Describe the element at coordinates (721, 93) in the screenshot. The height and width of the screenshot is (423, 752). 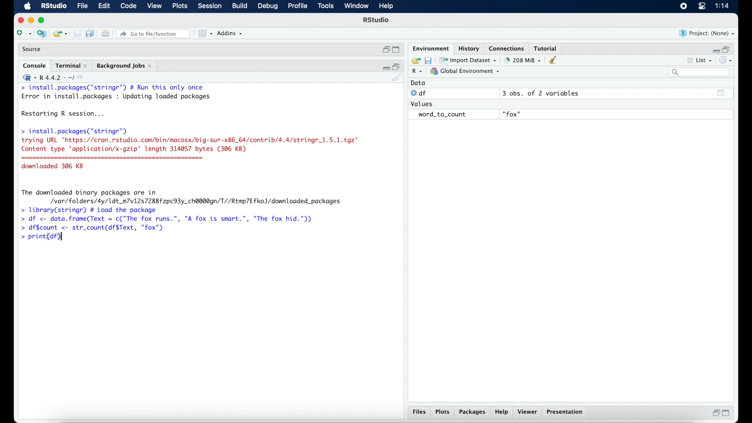
I see `show output window` at that location.